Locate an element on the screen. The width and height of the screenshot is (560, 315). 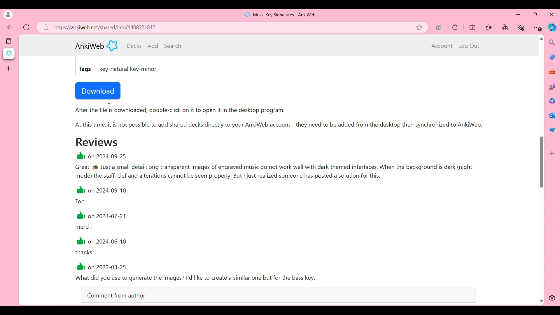
@1 on 2024-09-25

Great Just a small detail: png transparent images of engraved music do not work well with dark themed interfaces. When the background is dark (night
mode) the staff, clef and alterations cannot be seen properly. But | just realized someone has posted a solution for this.
1 on 2024-09-10

Top

1 on 2024-07-21

merci !

1 on 2024-06-10

thanks

#1 on 2022-03-25

What did you use to generate the images? I'd like to create a similar one but for the bass key. is located at coordinates (288, 218).